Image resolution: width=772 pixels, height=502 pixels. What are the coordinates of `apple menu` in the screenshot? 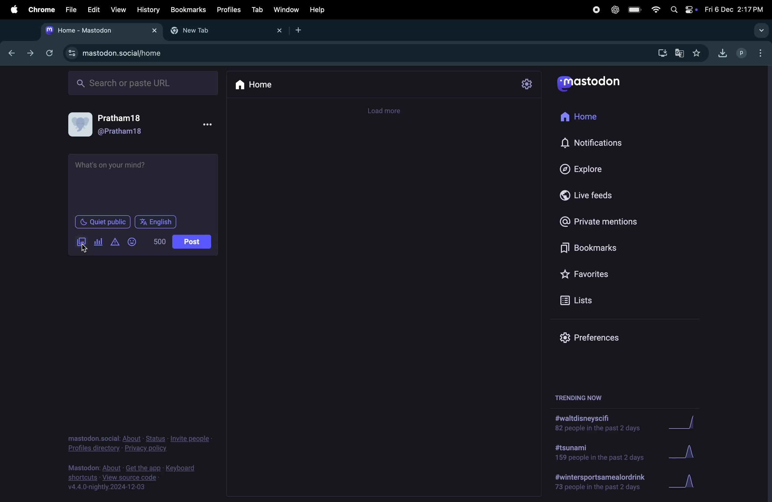 It's located at (13, 10).